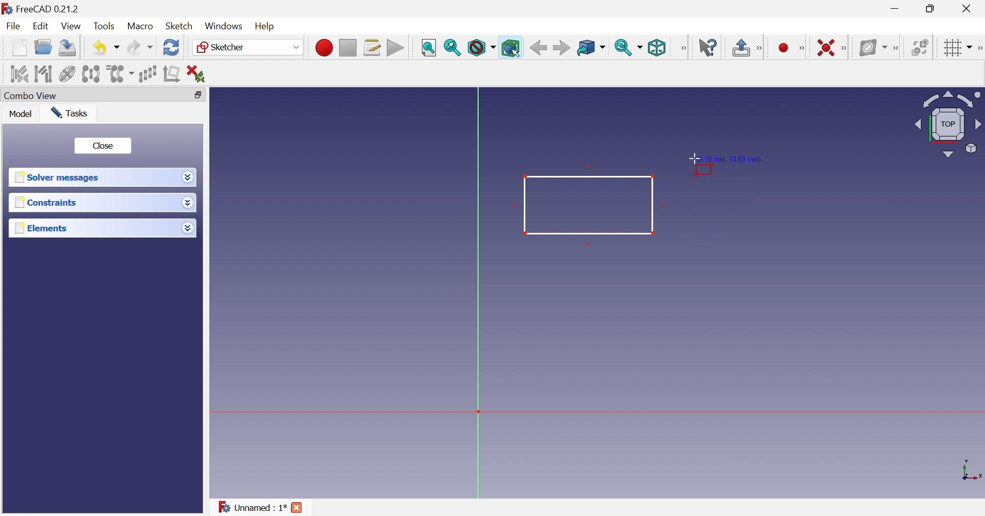 This screenshot has height=516, width=985. I want to click on Restore down, so click(933, 8).